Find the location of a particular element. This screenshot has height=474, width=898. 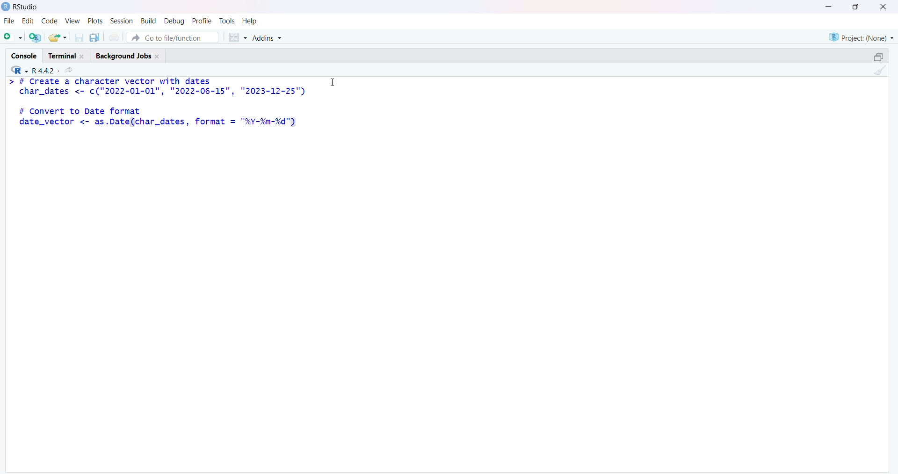

Debug is located at coordinates (174, 22).